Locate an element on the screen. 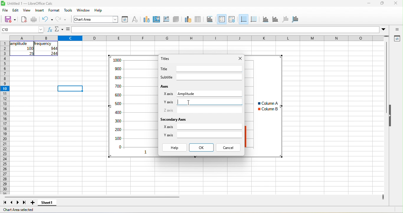 The height and width of the screenshot is (213, 403). x axis is located at coordinates (266, 19).